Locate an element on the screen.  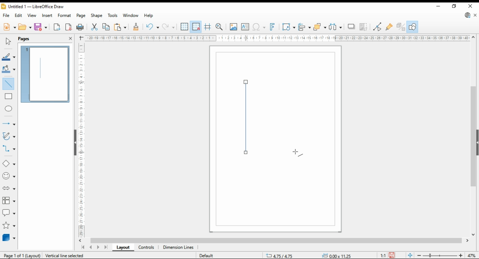
fit page to current window is located at coordinates (410, 255).